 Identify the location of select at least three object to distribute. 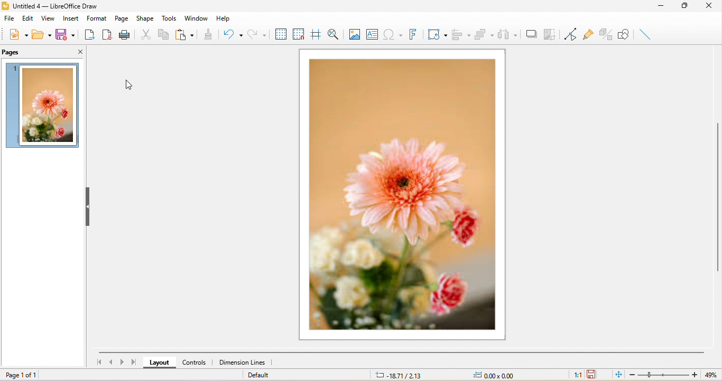
(509, 35).